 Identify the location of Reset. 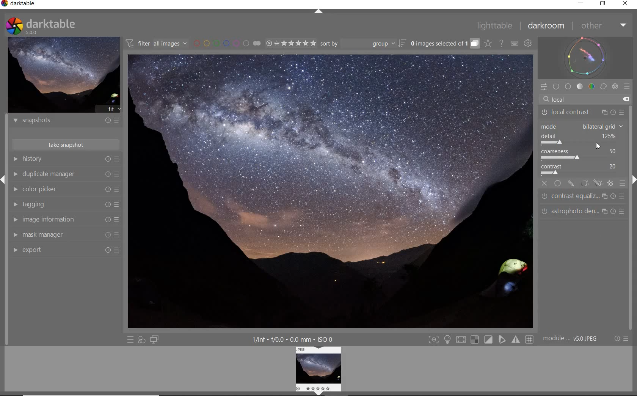
(107, 235).